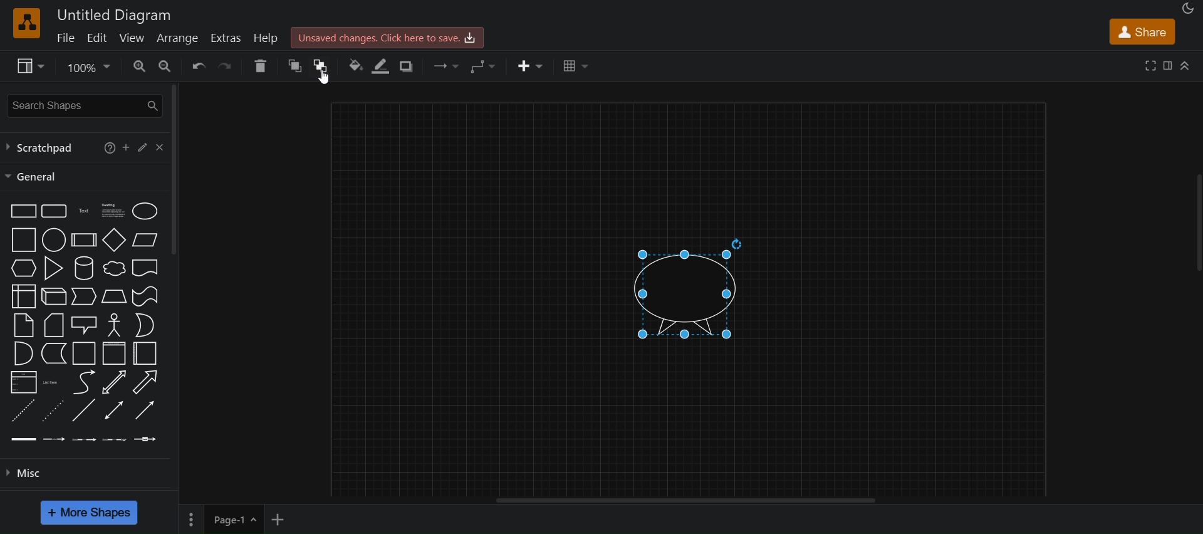 The height and width of the screenshot is (534, 1203). I want to click on fill color, so click(355, 66).